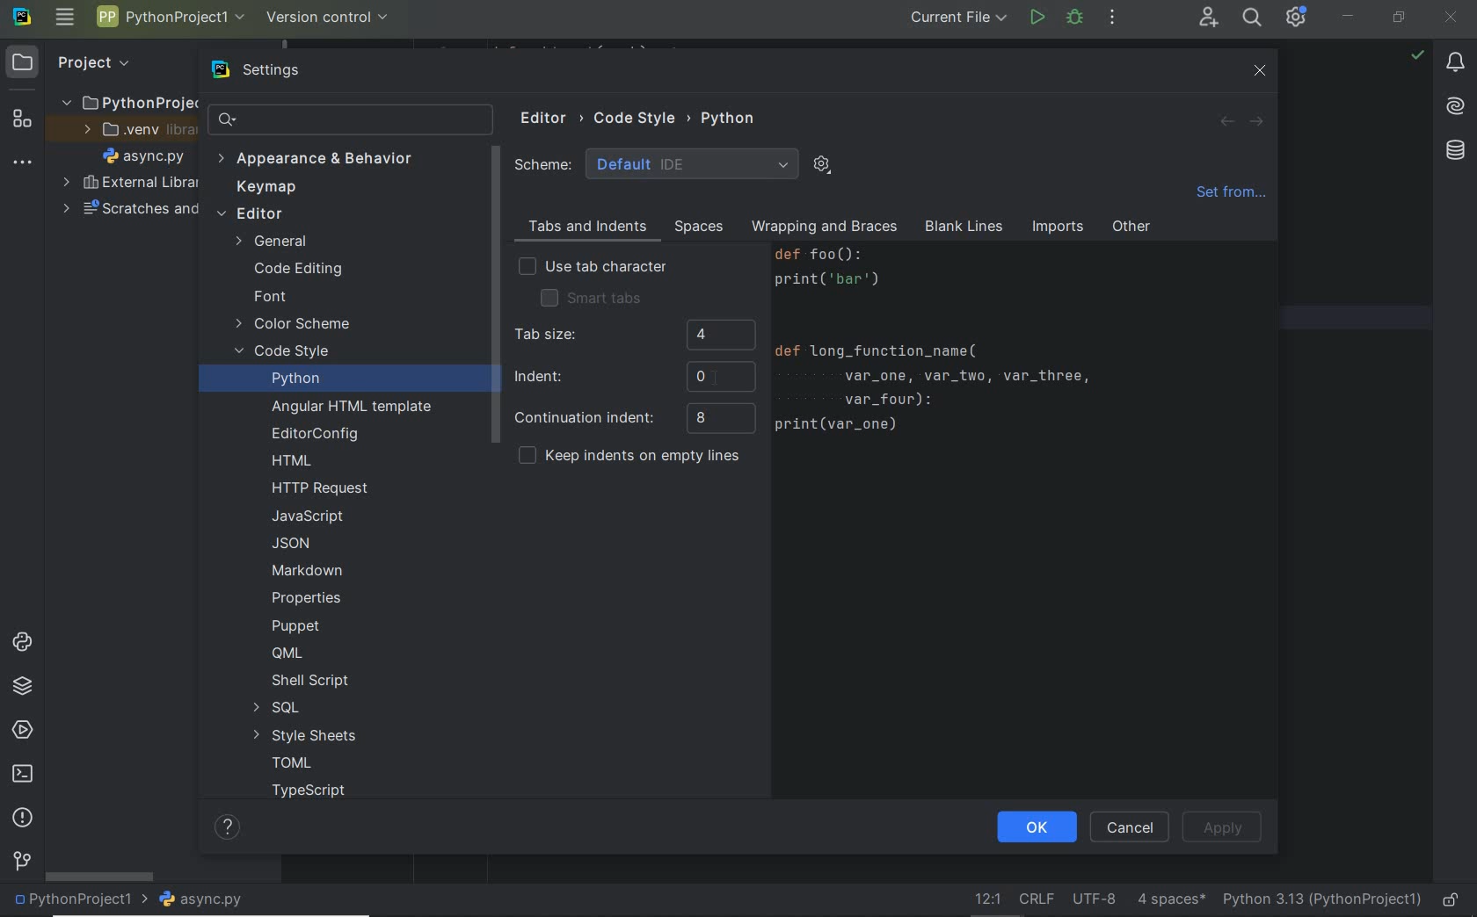 The image size is (1477, 917). Describe the element at coordinates (1112, 18) in the screenshot. I see `more actions` at that location.